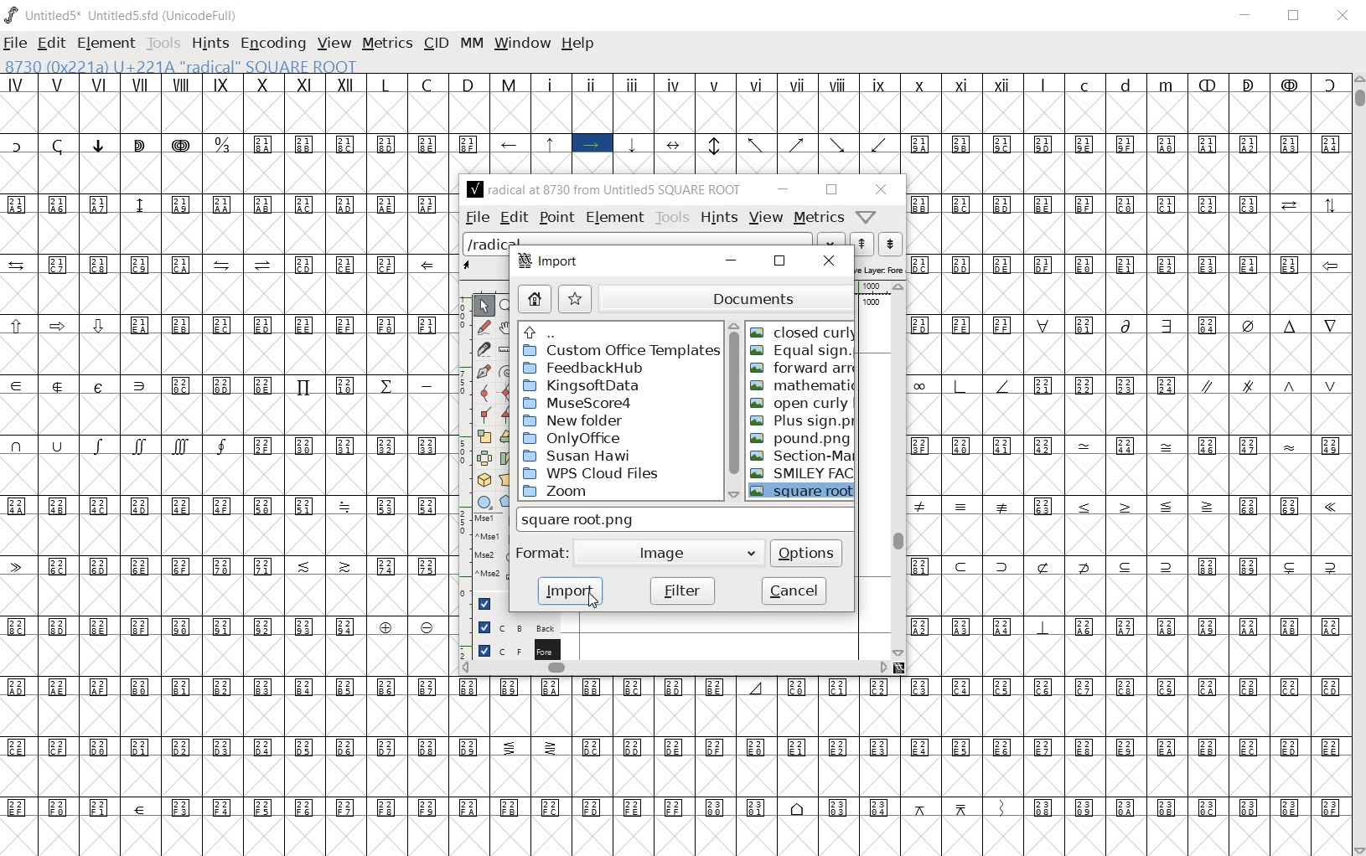  Describe the element at coordinates (826, 261) in the screenshot. I see `close` at that location.